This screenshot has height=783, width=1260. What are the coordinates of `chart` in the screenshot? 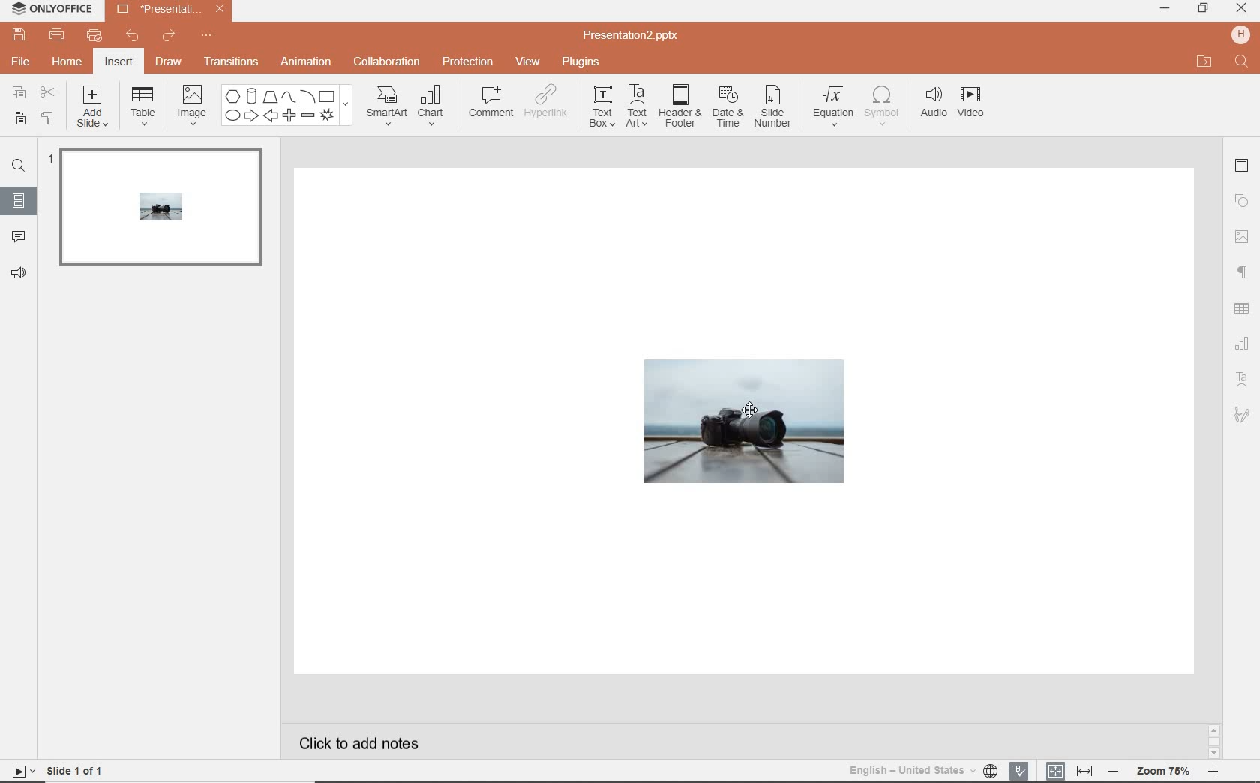 It's located at (436, 106).